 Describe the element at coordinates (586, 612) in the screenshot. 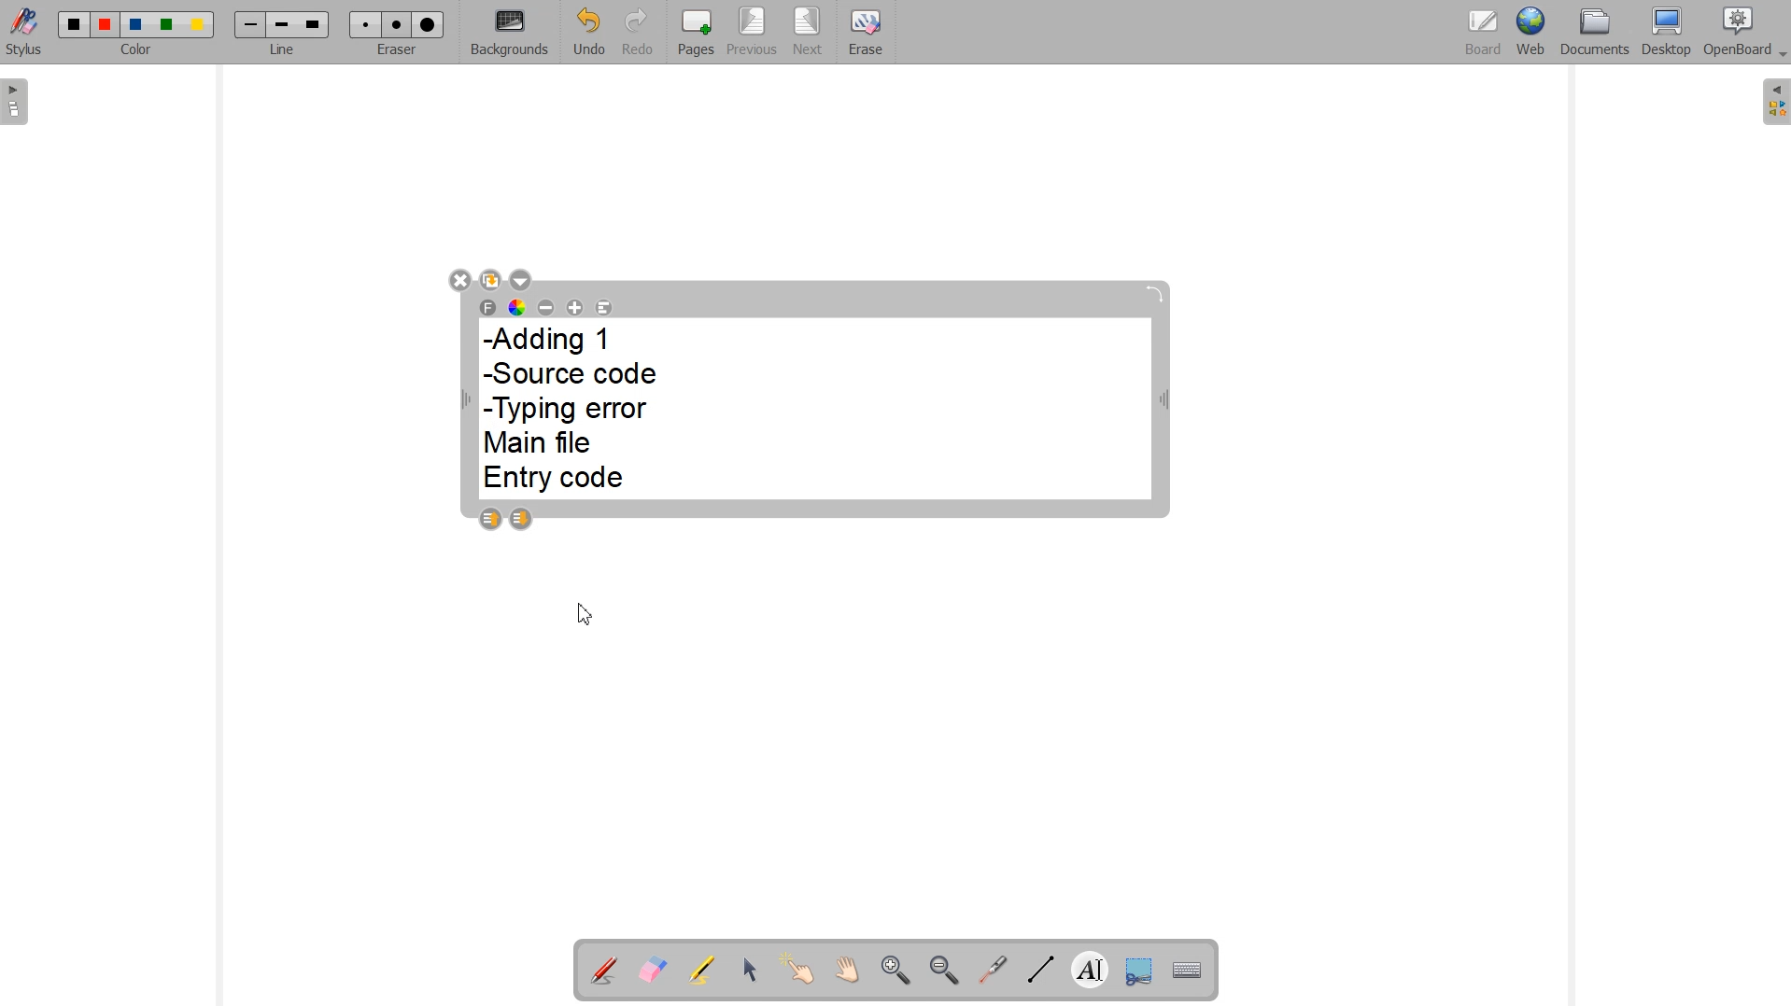

I see `Cursor` at that location.